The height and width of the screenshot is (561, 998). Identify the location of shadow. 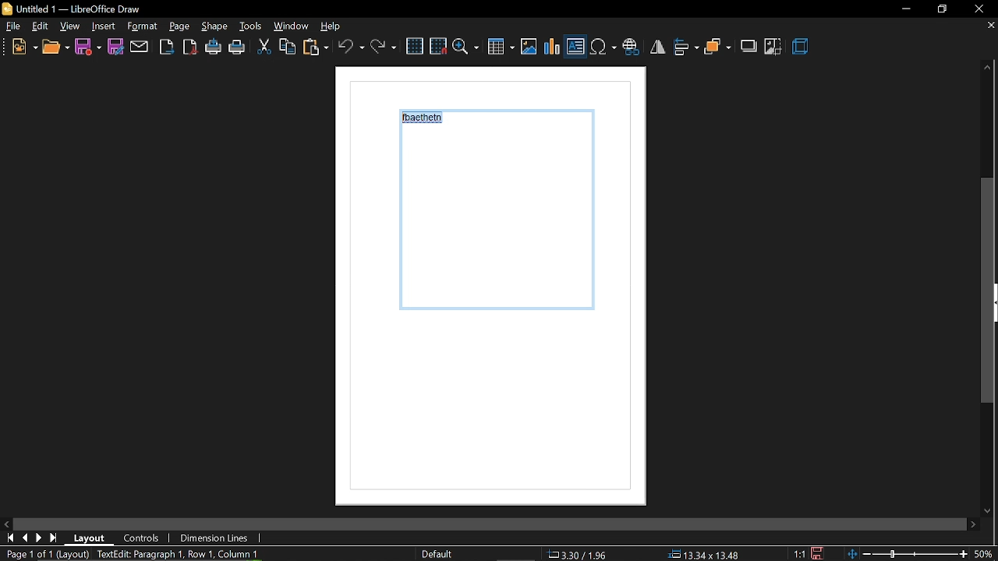
(749, 47).